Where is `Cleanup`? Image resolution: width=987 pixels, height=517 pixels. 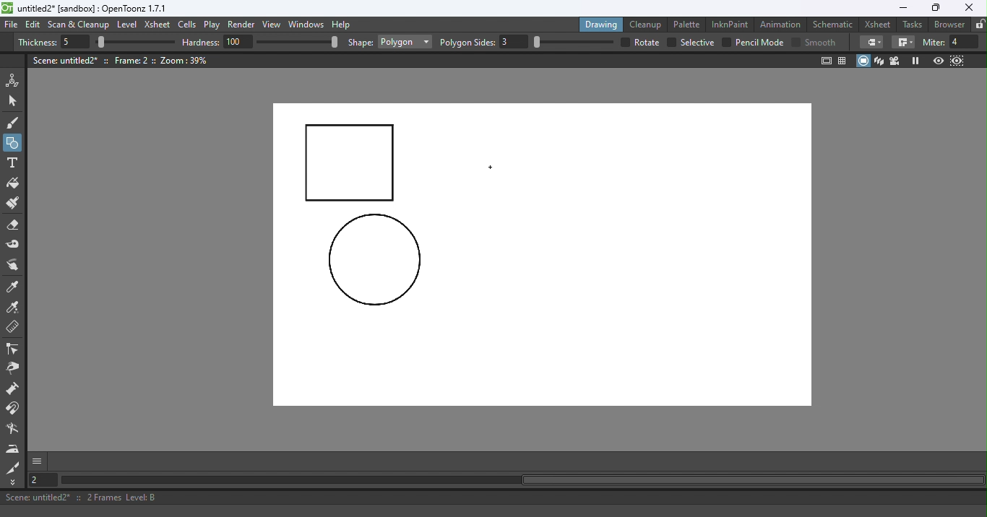
Cleanup is located at coordinates (648, 24).